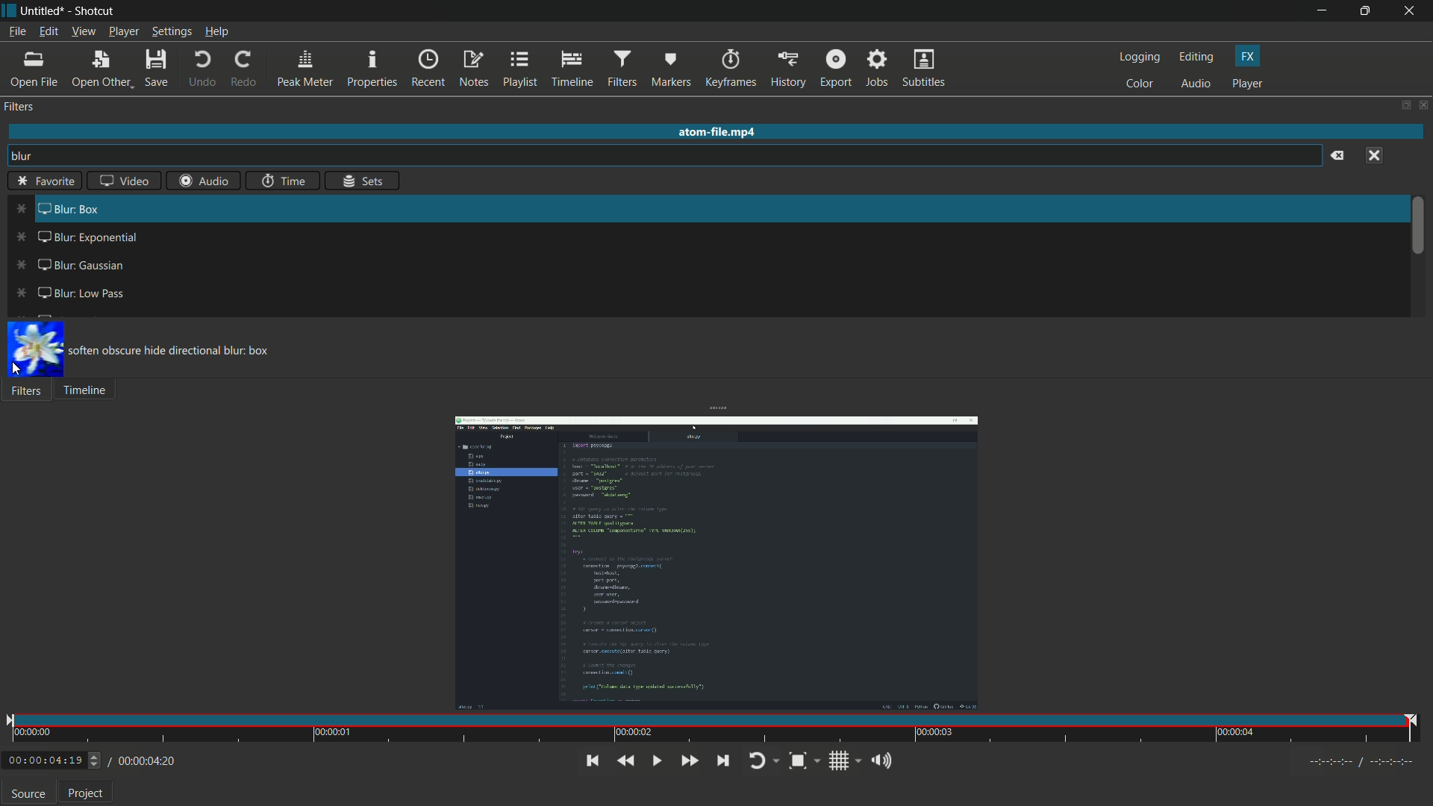  What do you see at coordinates (1140, 85) in the screenshot?
I see `color` at bounding box center [1140, 85].